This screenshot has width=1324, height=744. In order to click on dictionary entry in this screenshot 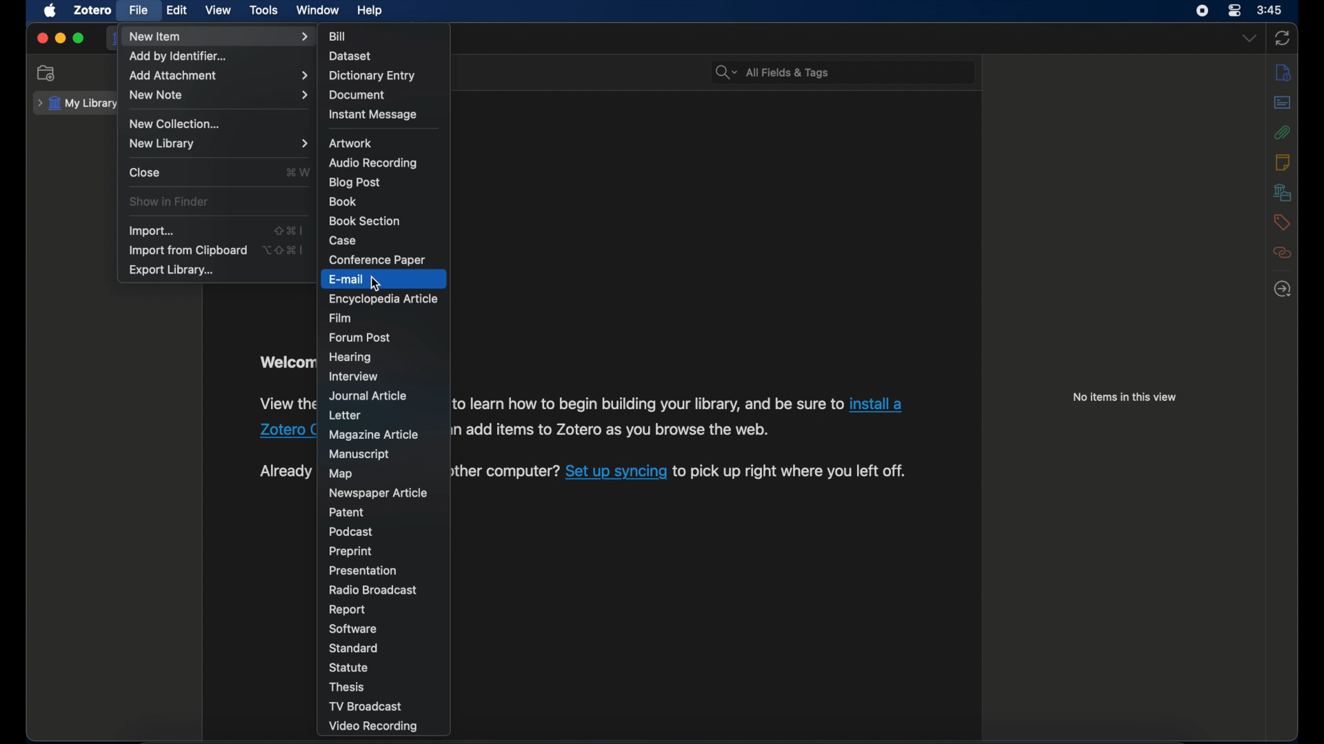, I will do `click(372, 75)`.